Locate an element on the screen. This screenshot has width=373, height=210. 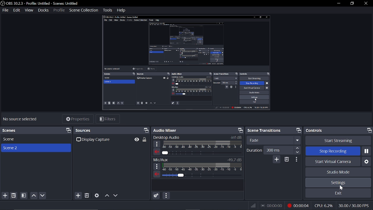
audio mixer menu is located at coordinates (166, 195).